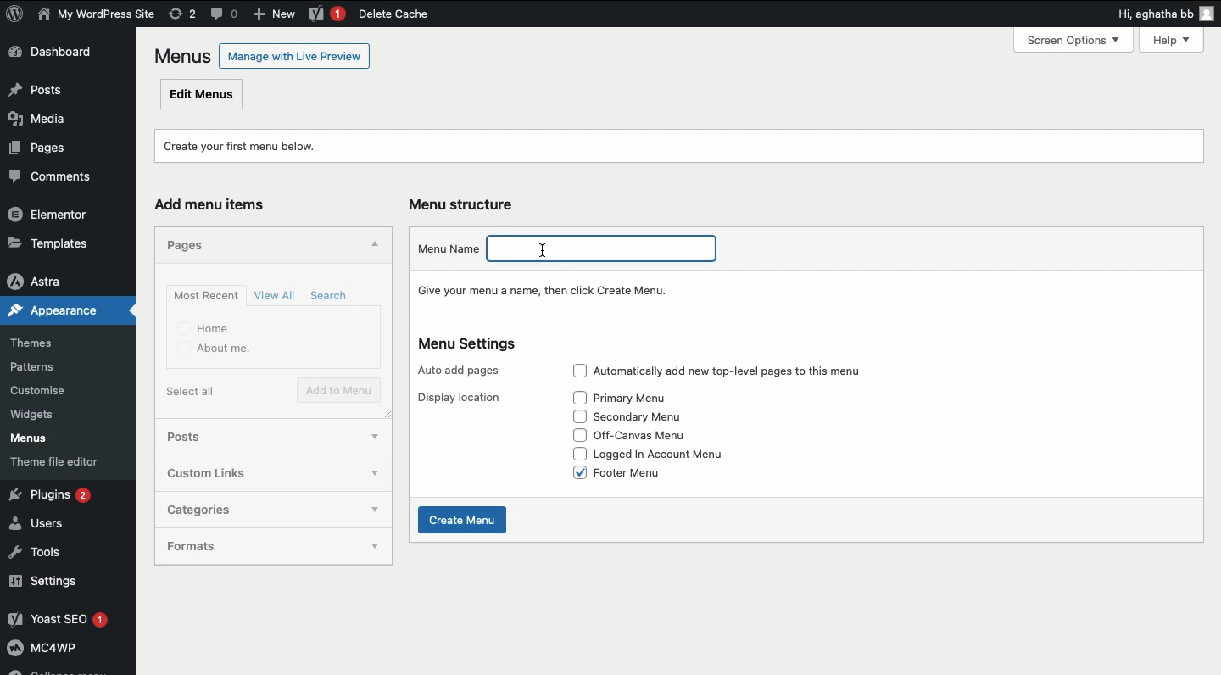 The width and height of the screenshot is (1221, 675). What do you see at coordinates (747, 368) in the screenshot?
I see `Automatically add top level pages to this menu` at bounding box center [747, 368].